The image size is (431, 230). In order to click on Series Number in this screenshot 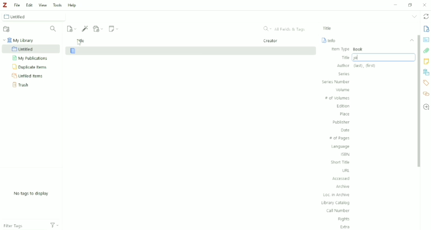, I will do `click(336, 82)`.